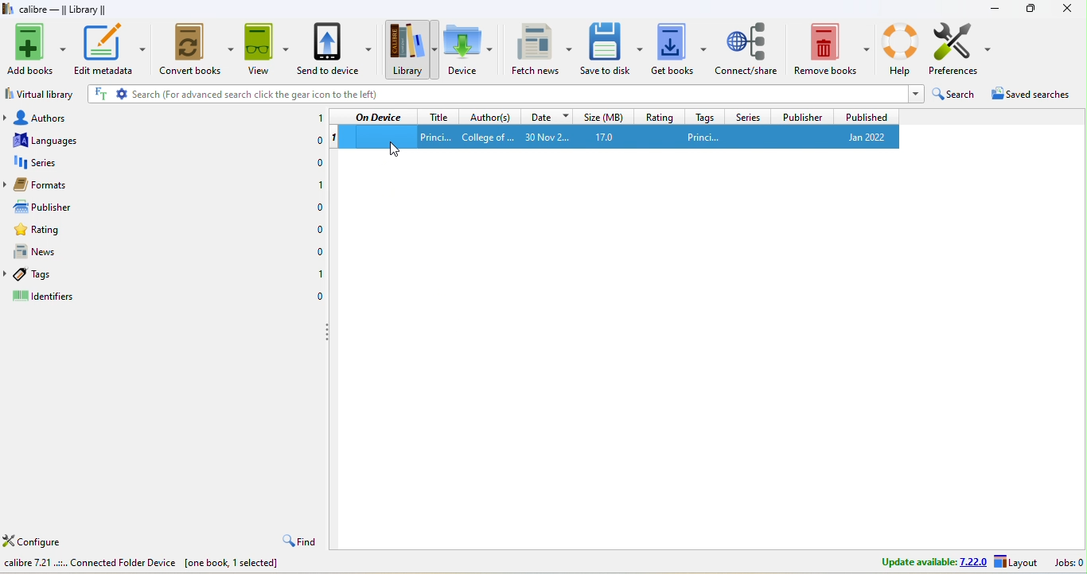 The height and width of the screenshot is (574, 1087). Describe the element at coordinates (748, 47) in the screenshot. I see `connect/share` at that location.